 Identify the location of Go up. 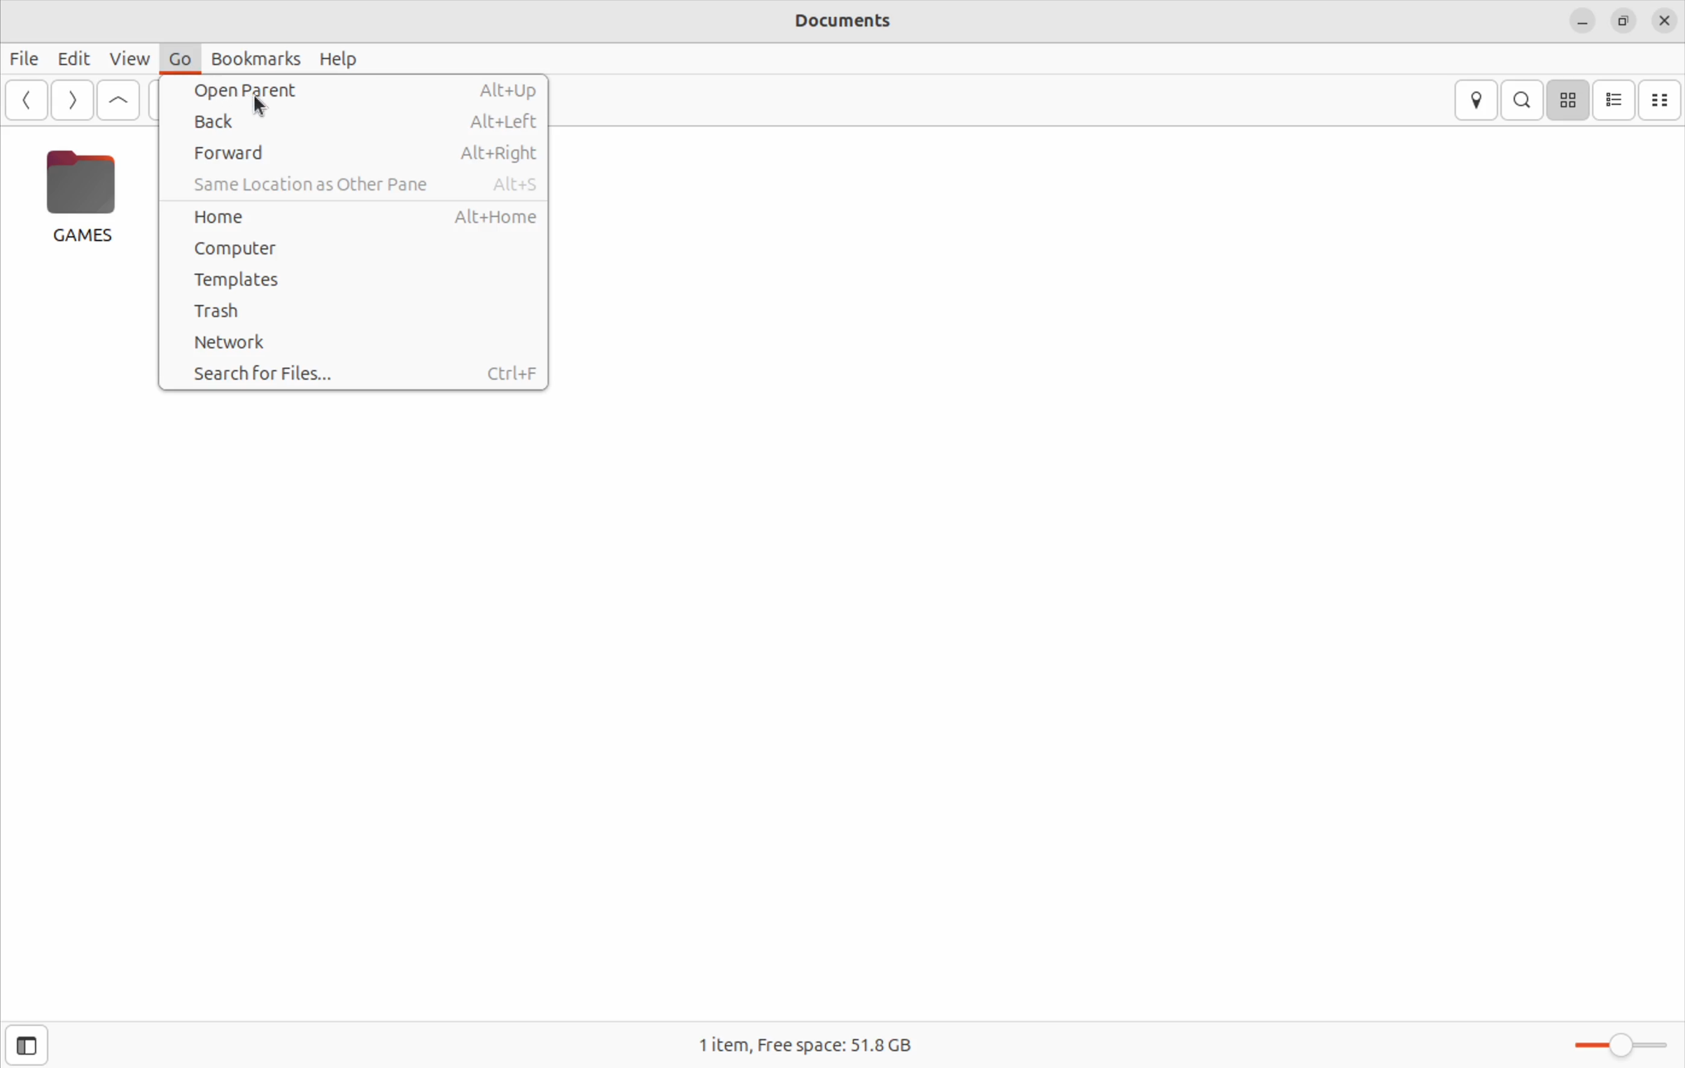
(118, 98).